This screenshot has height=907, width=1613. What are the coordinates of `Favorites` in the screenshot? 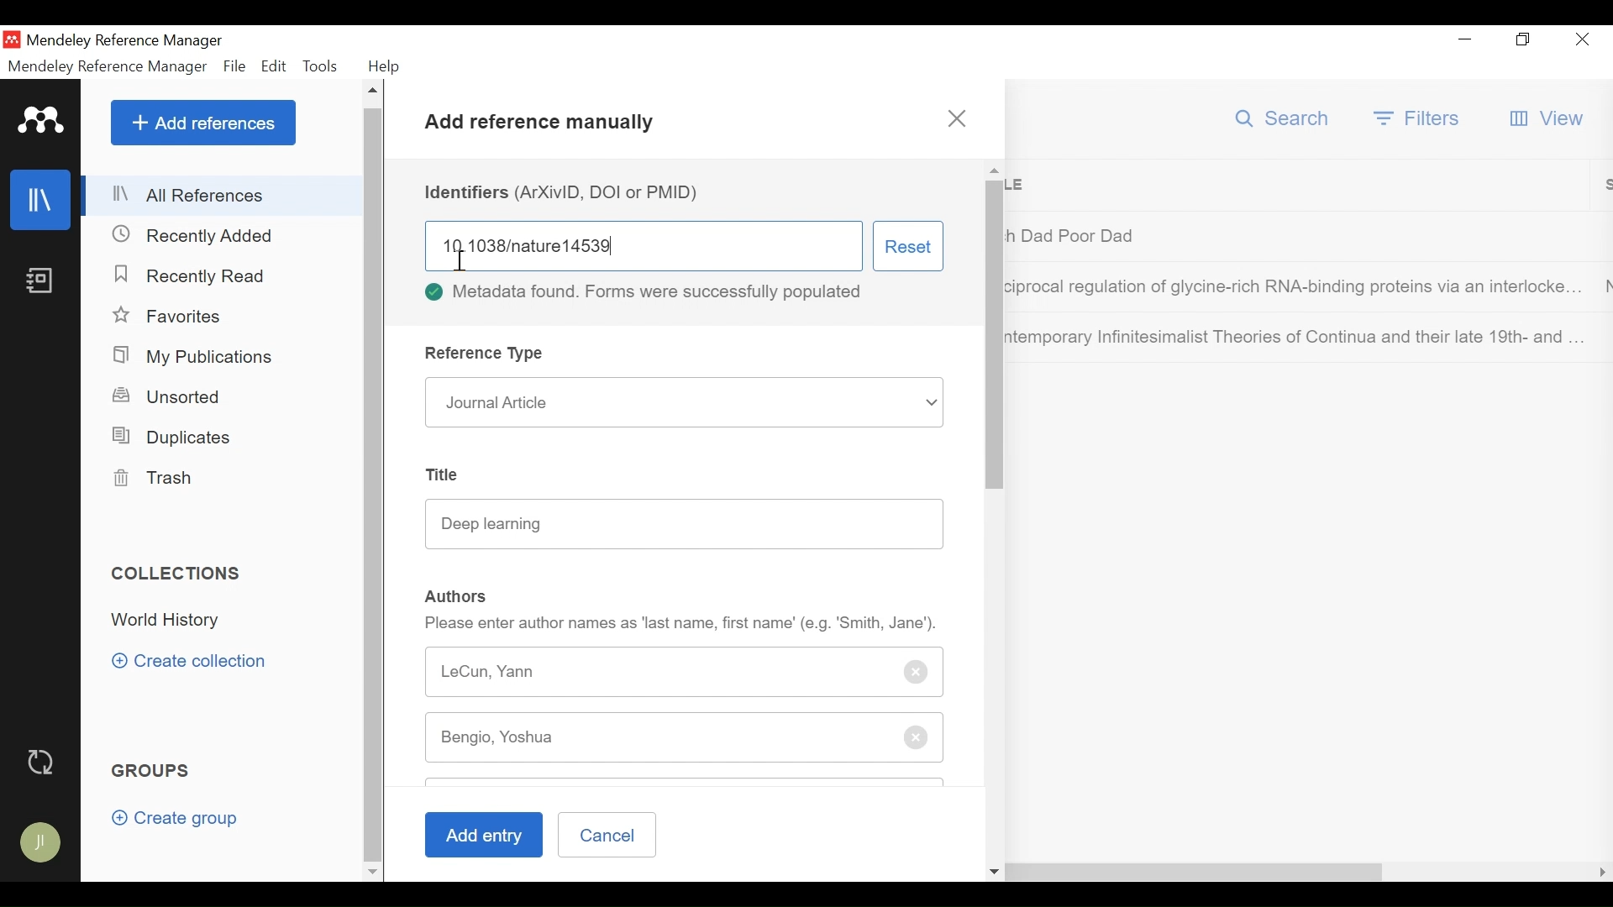 It's located at (170, 316).